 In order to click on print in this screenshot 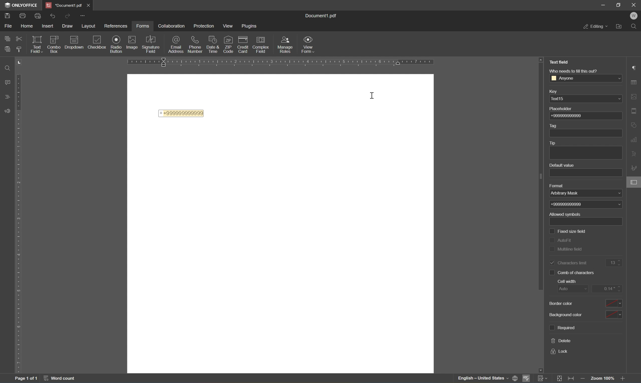, I will do `click(38, 17)`.